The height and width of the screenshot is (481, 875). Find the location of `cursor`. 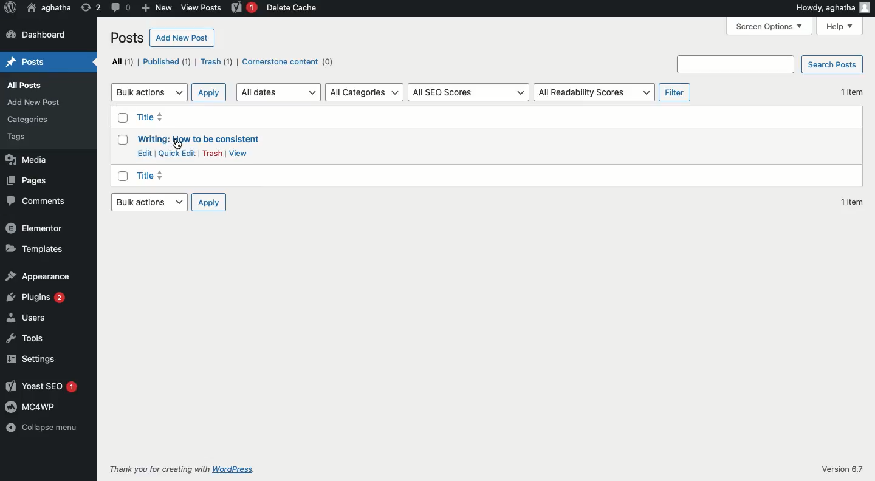

cursor is located at coordinates (177, 145).